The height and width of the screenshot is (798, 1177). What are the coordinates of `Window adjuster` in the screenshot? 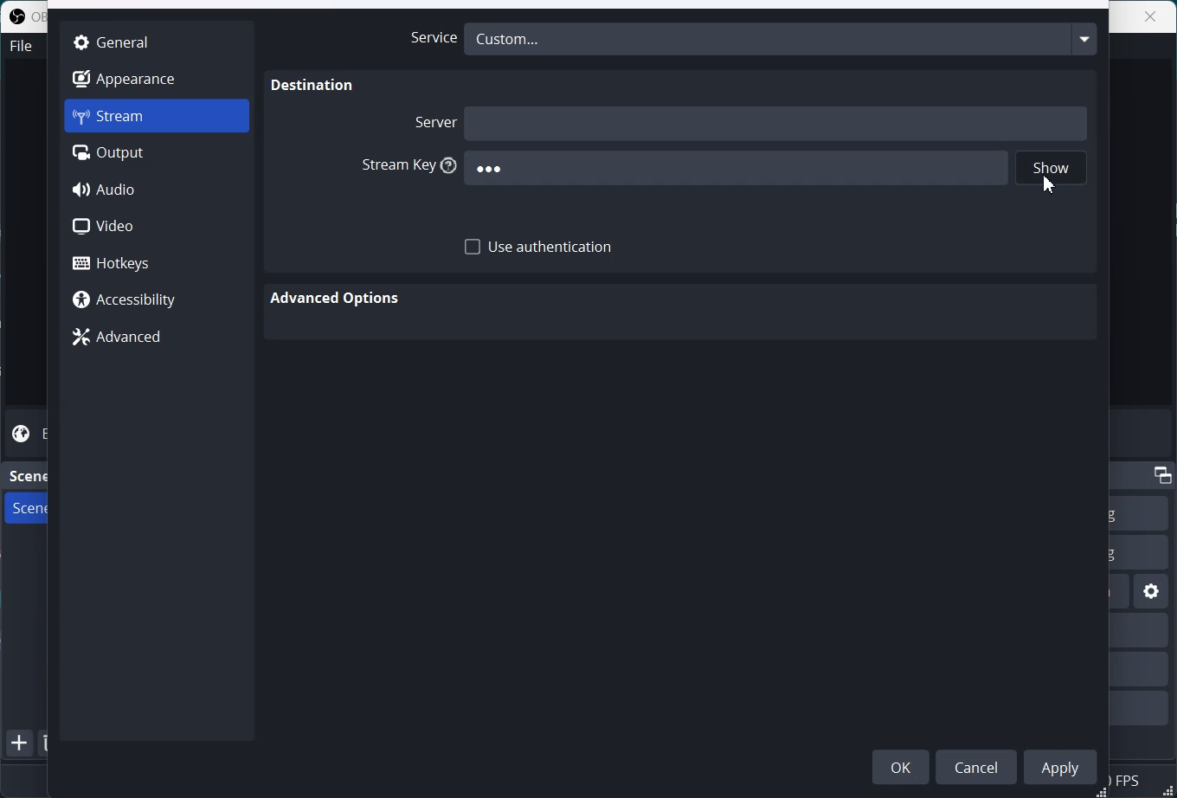 It's located at (1103, 792).